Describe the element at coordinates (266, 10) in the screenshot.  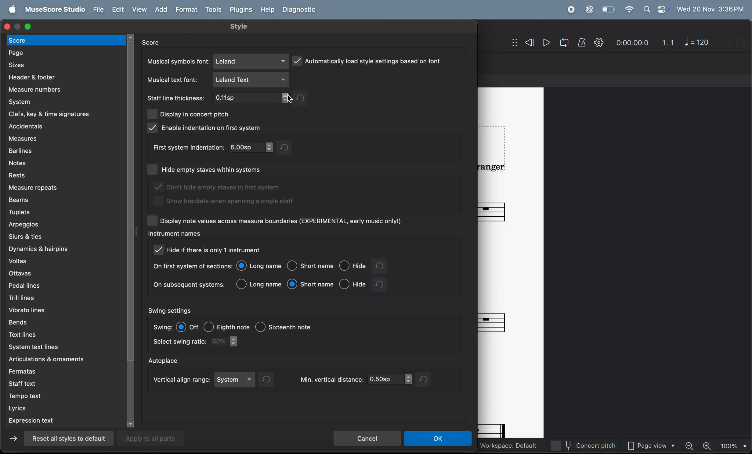
I see `help` at that location.